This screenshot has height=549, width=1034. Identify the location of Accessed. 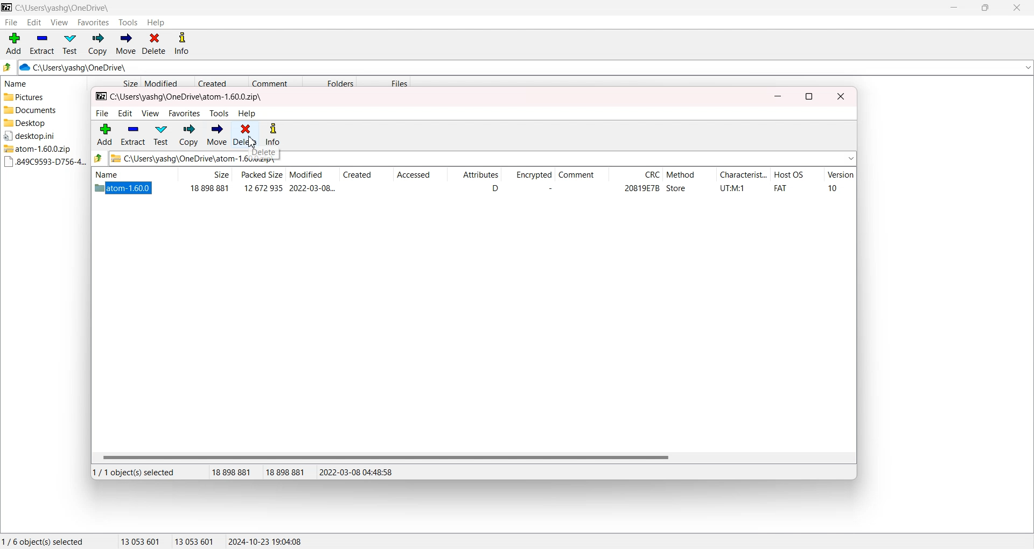
(419, 175).